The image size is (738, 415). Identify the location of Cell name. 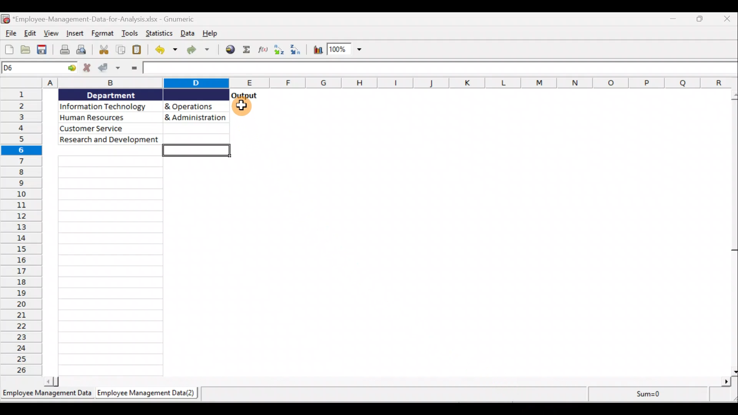
(39, 67).